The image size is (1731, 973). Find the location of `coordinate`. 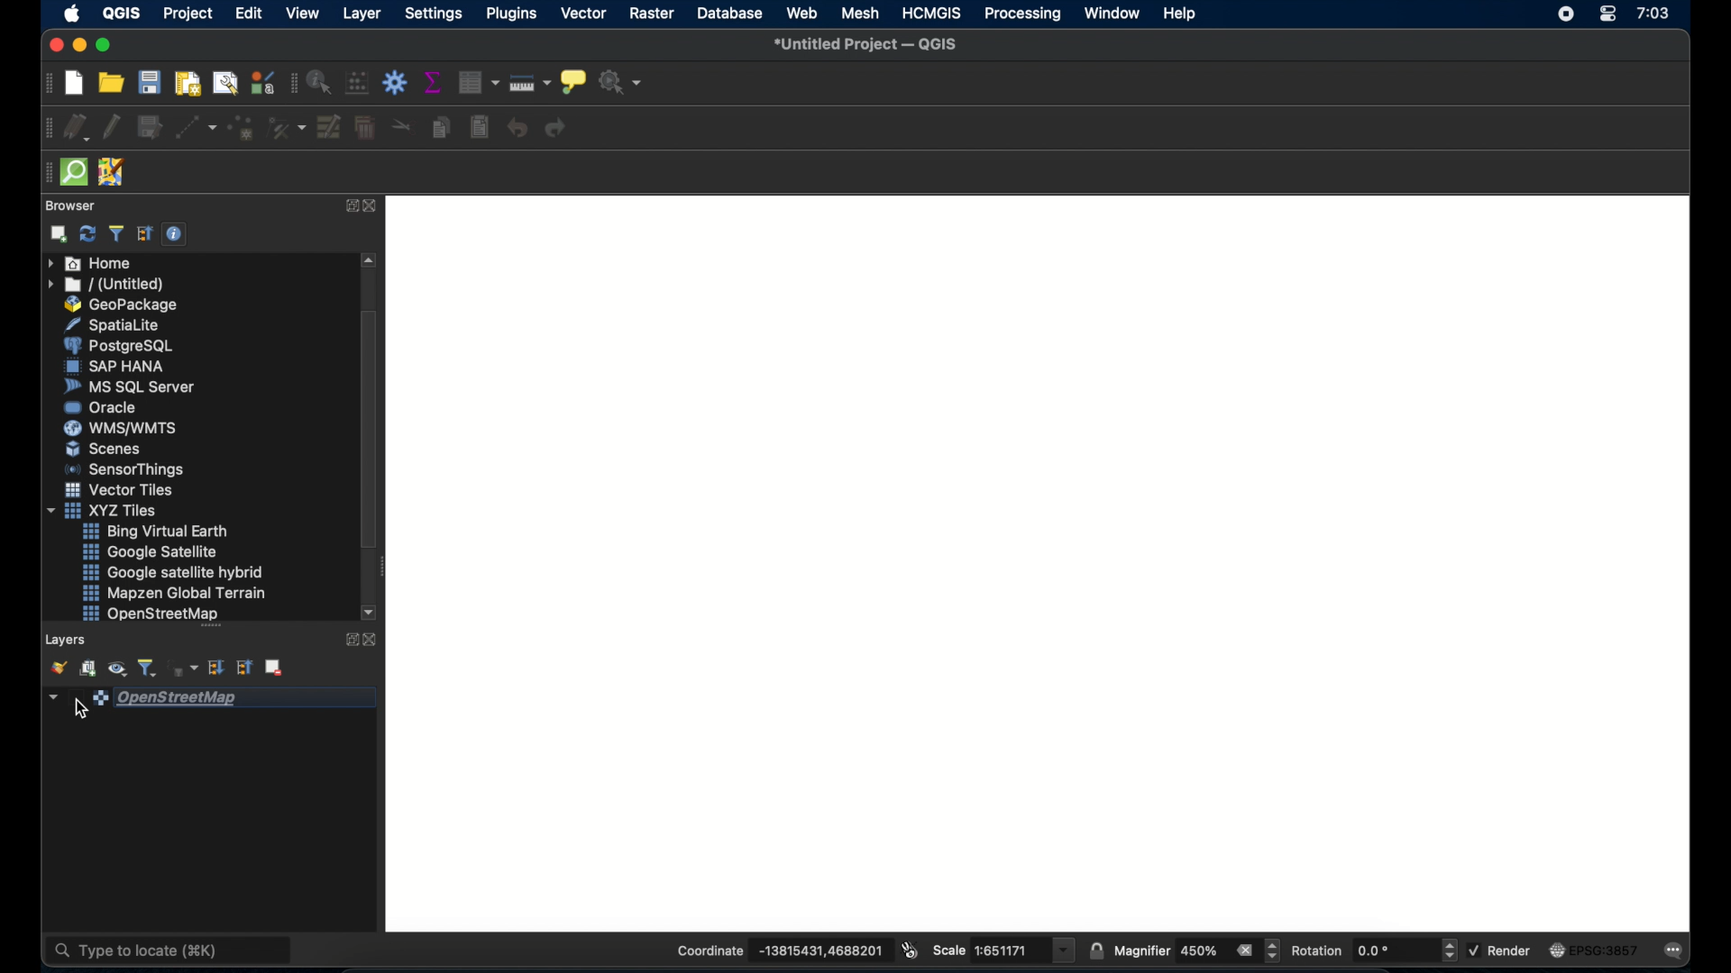

coordinate is located at coordinates (781, 949).